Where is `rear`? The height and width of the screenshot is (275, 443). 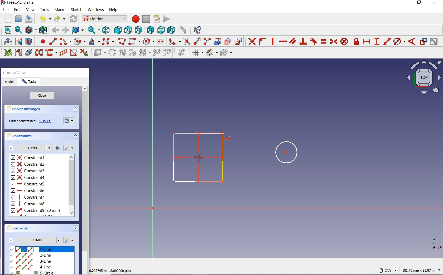
rear is located at coordinates (150, 30).